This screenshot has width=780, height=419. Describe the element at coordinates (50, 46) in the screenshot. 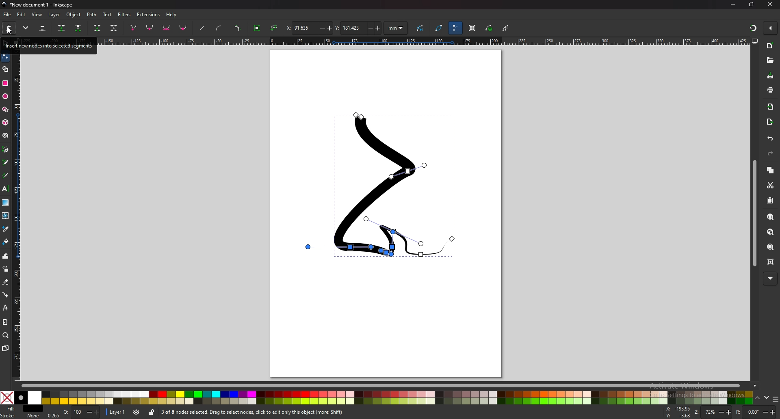

I see `tooltip` at that location.